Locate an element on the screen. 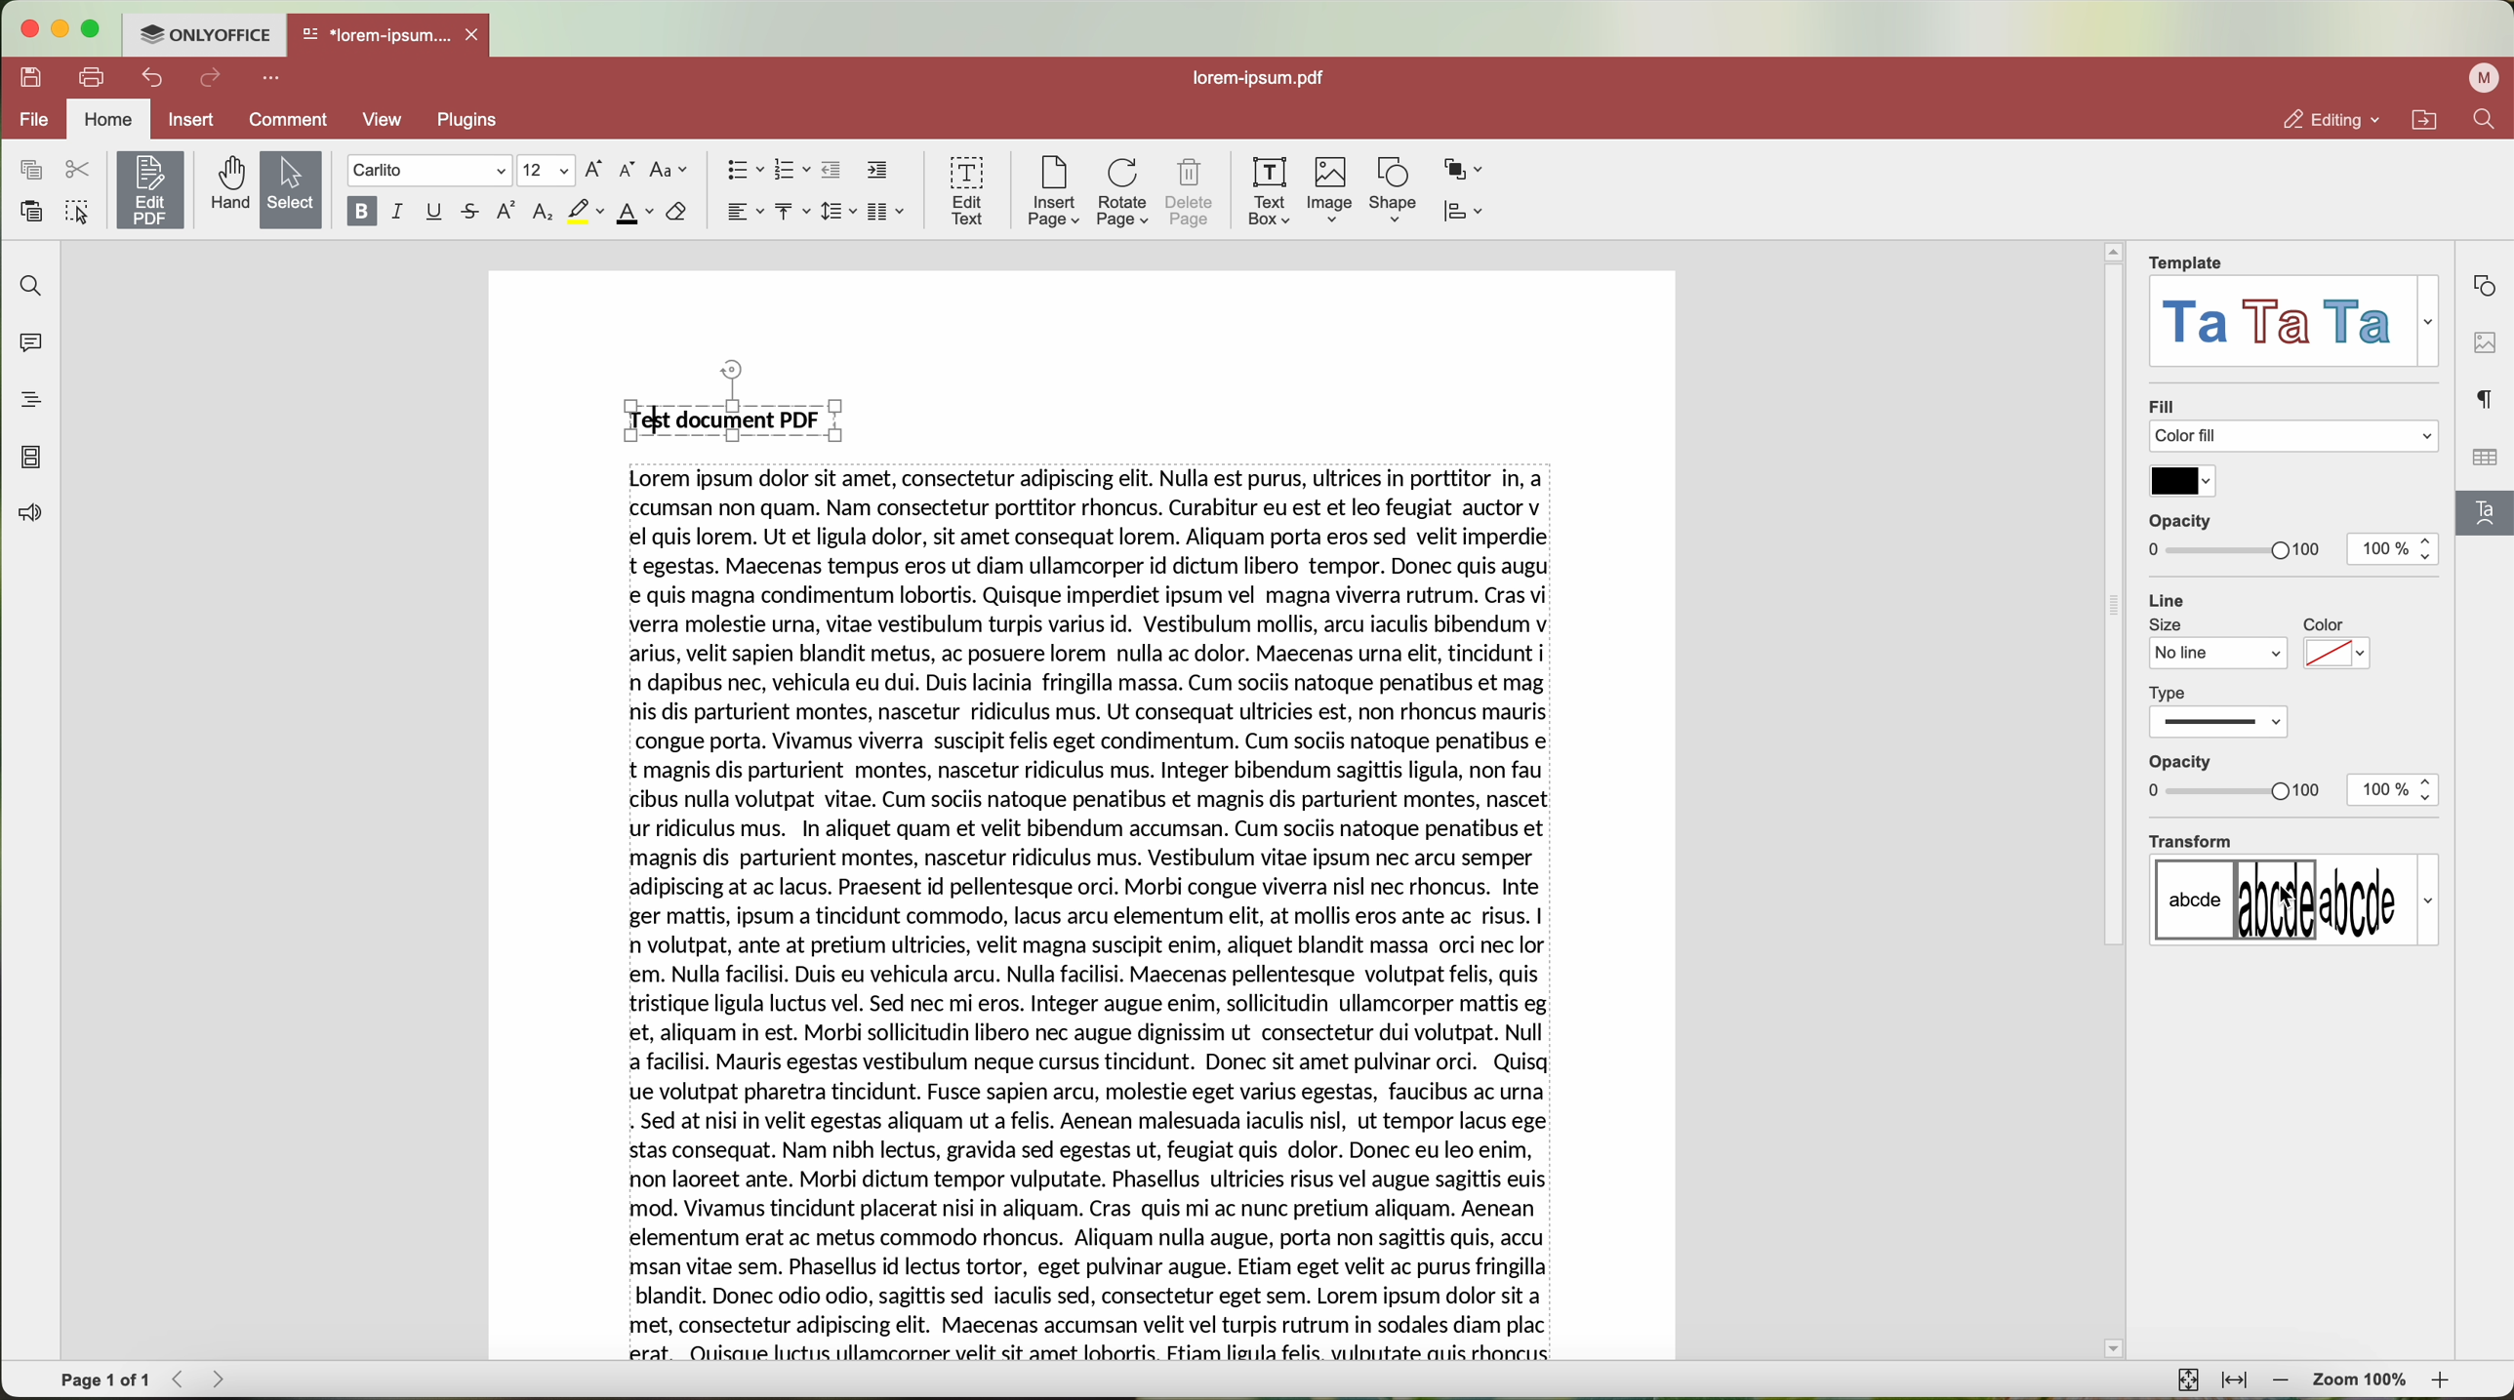  plugins is located at coordinates (473, 122).